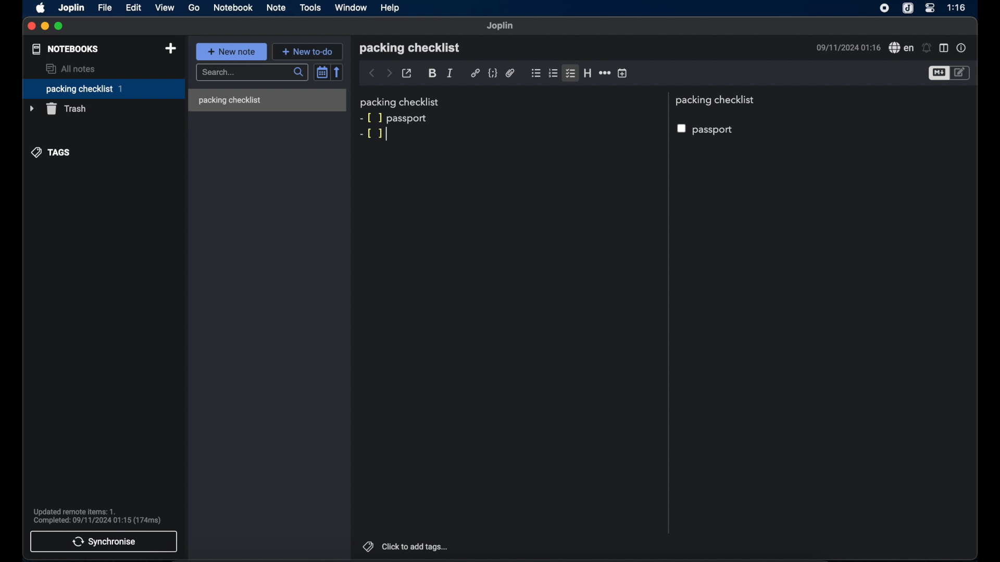 The height and width of the screenshot is (562, 1000). I want to click on packing checklist, so click(103, 89).